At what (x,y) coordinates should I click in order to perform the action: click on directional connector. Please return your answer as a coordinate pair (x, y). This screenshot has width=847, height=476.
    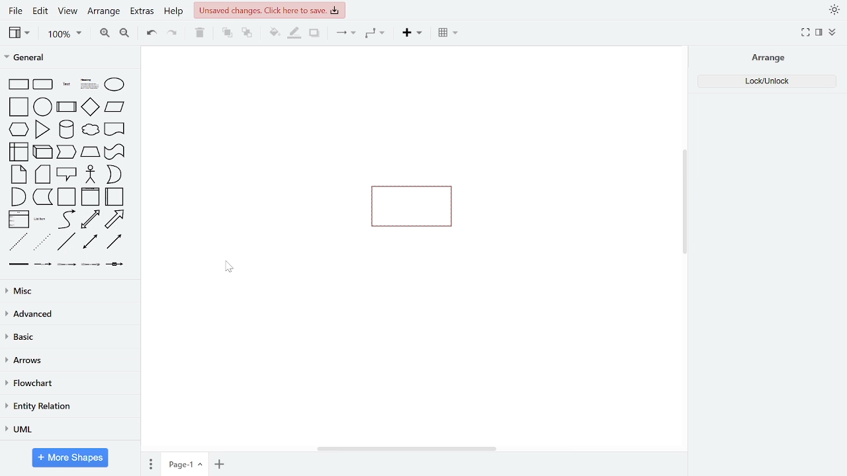
    Looking at the image, I should click on (112, 243).